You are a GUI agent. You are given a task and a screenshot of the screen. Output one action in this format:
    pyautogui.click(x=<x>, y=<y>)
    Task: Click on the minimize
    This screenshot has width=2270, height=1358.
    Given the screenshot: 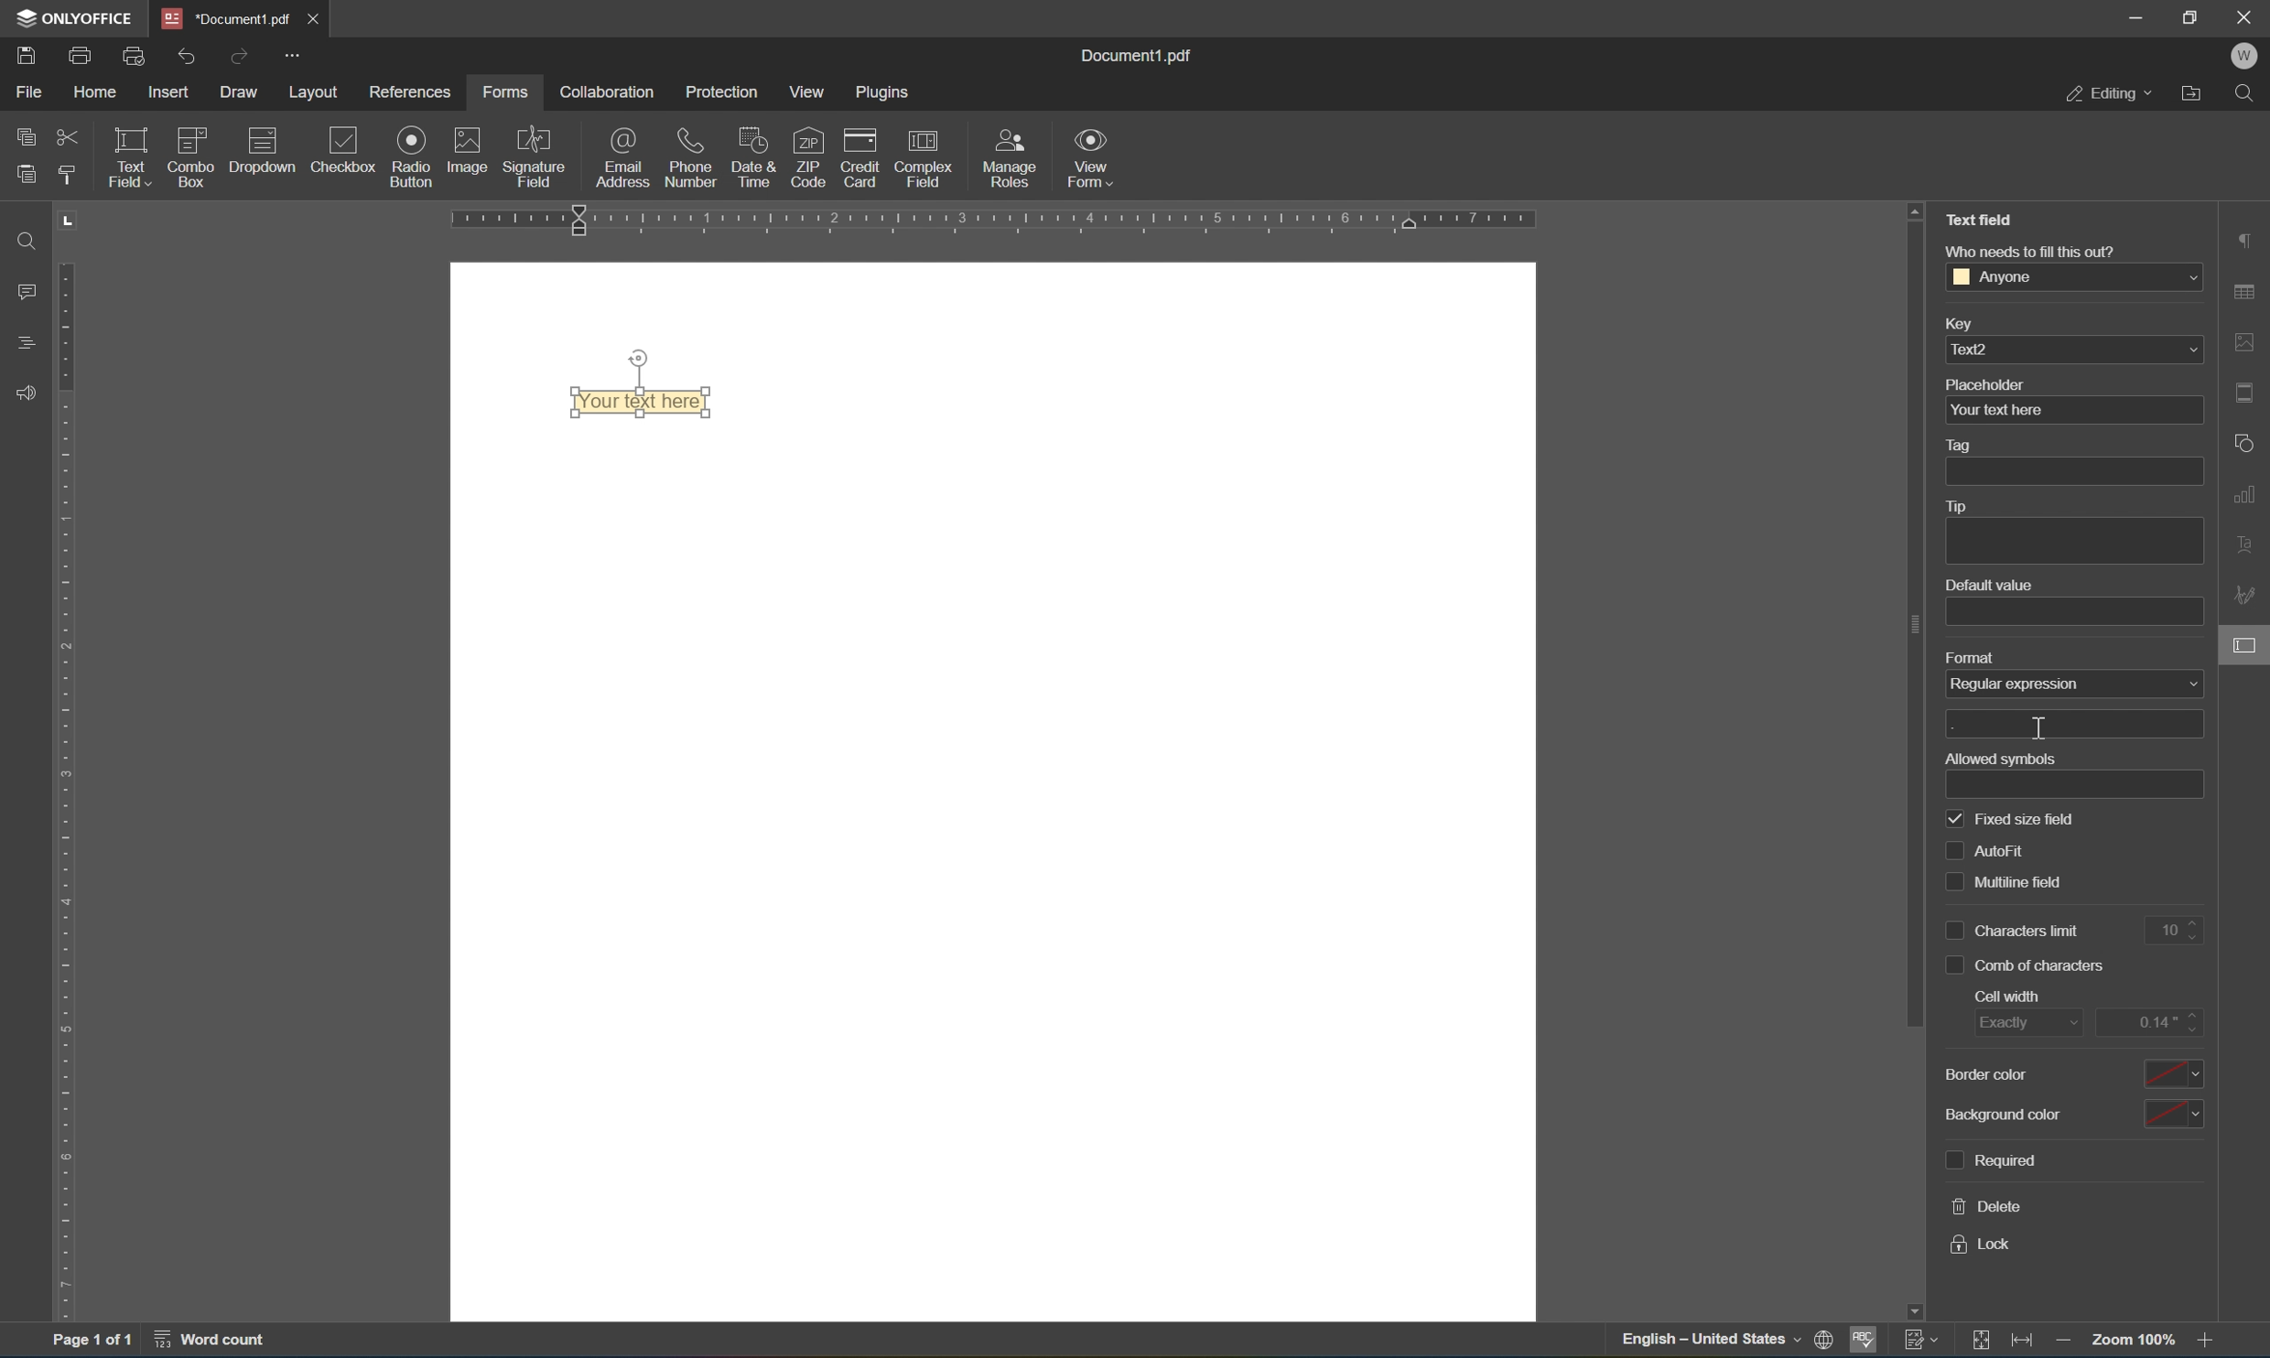 What is the action you would take?
    pyautogui.click(x=2135, y=19)
    